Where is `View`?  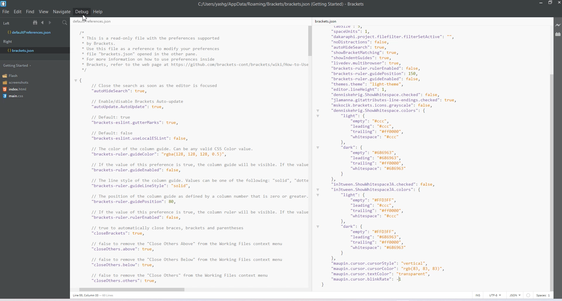
View is located at coordinates (44, 11).